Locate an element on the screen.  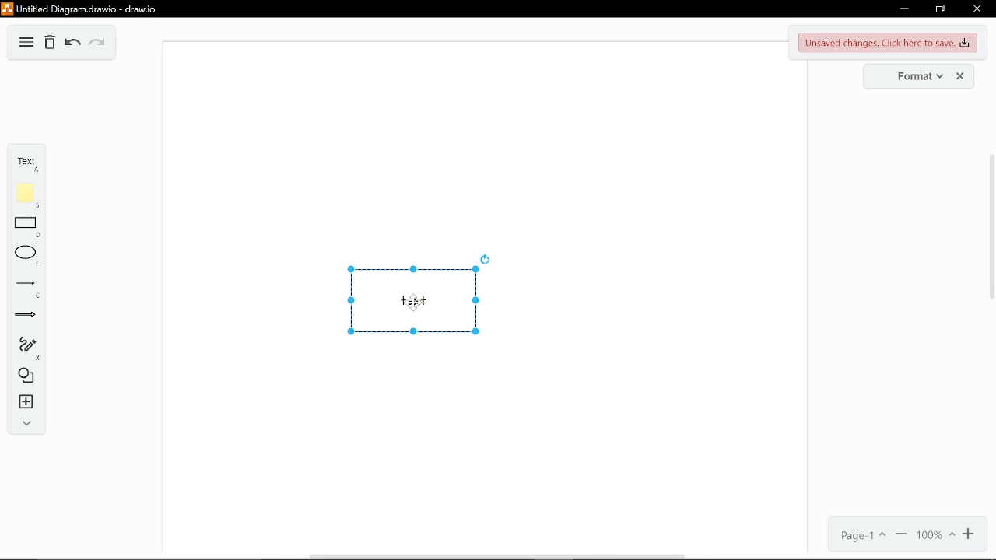
rectangle is located at coordinates (22, 227).